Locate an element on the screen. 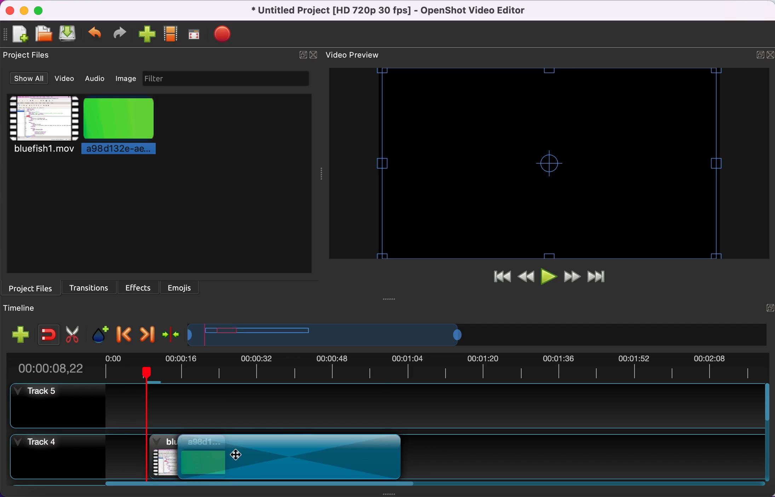 Image resolution: width=775 pixels, height=497 pixels. cut is located at coordinates (73, 333).